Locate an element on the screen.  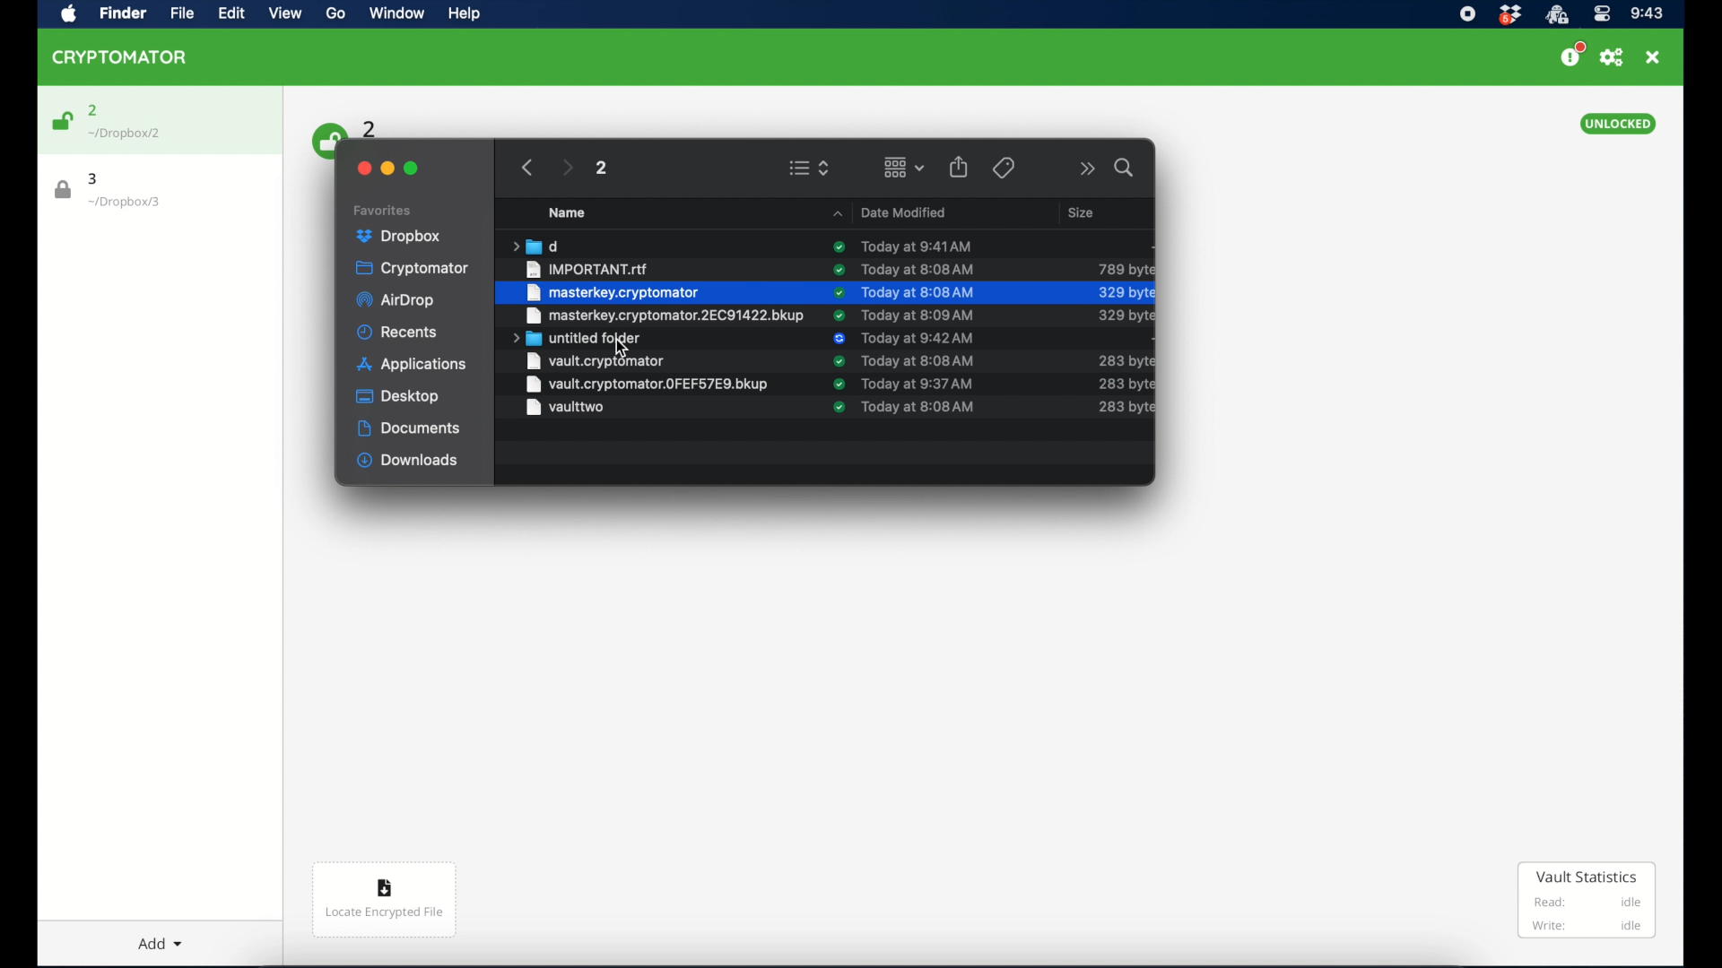
control  center is located at coordinates (1601, 14).